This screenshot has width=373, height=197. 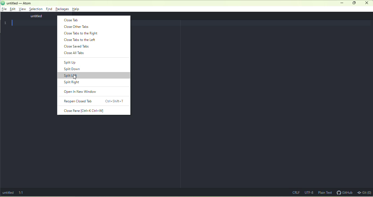 What do you see at coordinates (6, 23) in the screenshot?
I see `1` at bounding box center [6, 23].